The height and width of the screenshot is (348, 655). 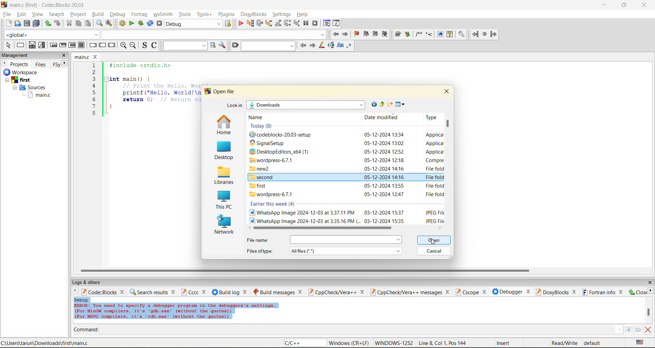 I want to click on settings, so click(x=461, y=34).